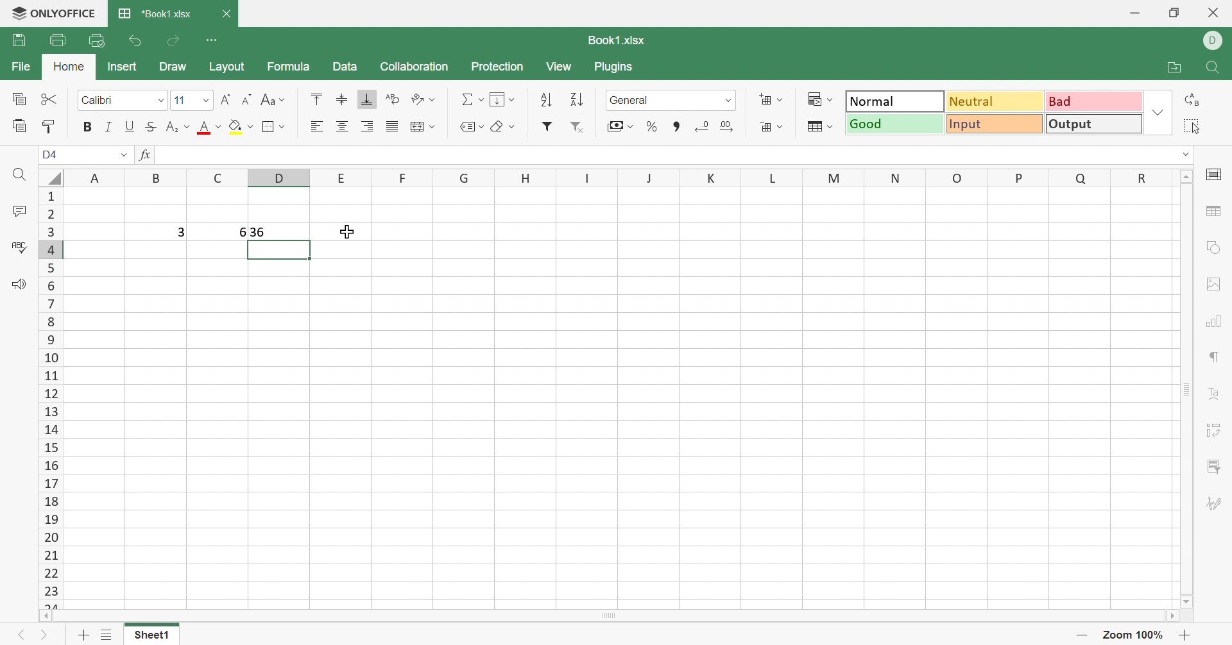  What do you see at coordinates (273, 127) in the screenshot?
I see `Borders` at bounding box center [273, 127].